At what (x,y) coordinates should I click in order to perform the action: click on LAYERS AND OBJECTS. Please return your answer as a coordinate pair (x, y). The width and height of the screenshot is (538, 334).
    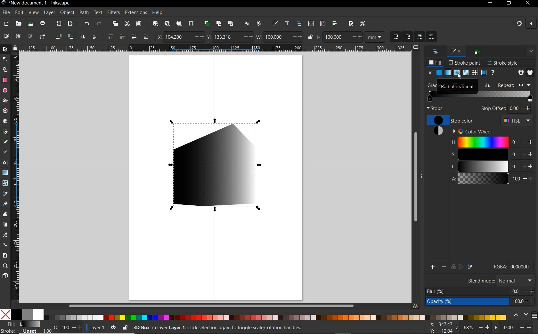
    Looking at the image, I should click on (435, 51).